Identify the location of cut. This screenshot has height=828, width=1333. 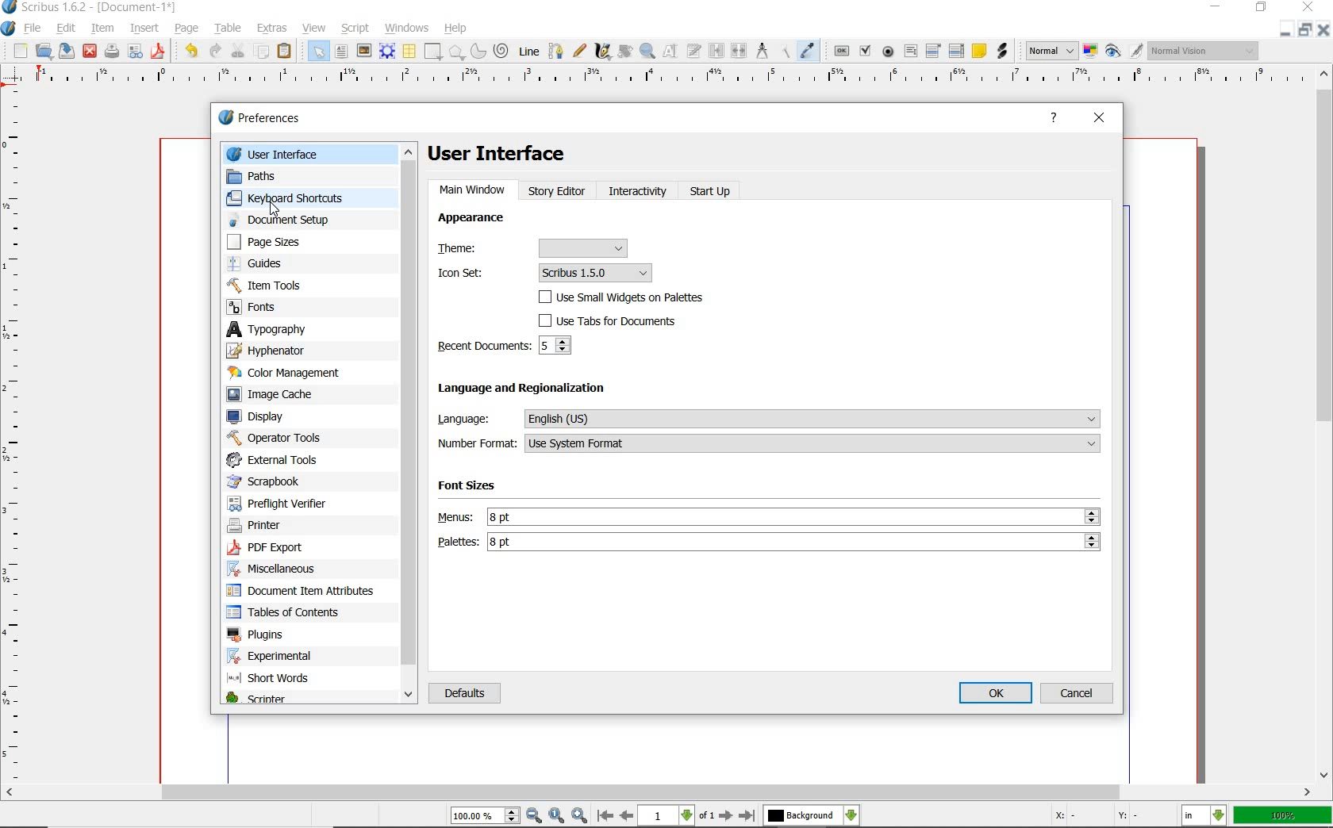
(240, 50).